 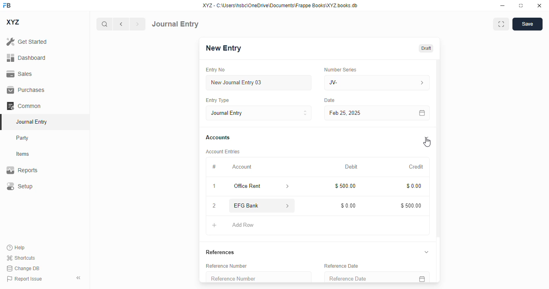 I want to click on reference data, so click(x=341, y=266).